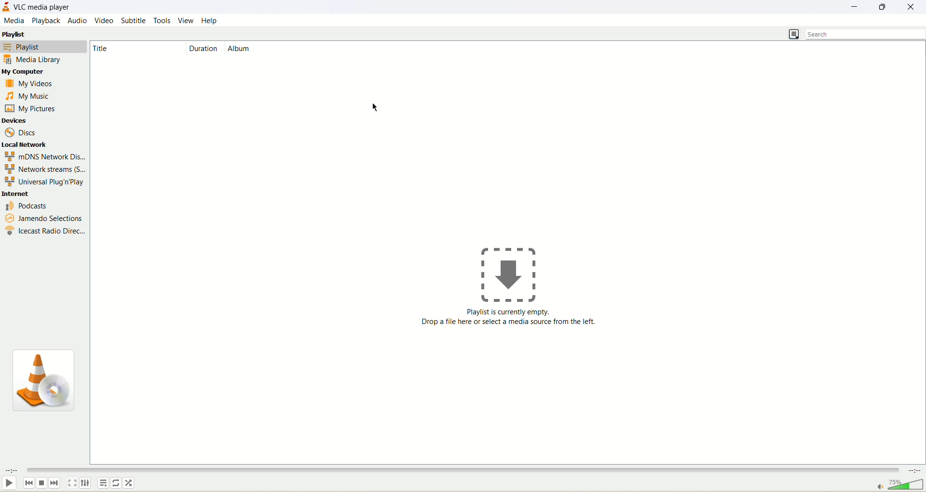  What do you see at coordinates (884, 9) in the screenshot?
I see `maximize` at bounding box center [884, 9].